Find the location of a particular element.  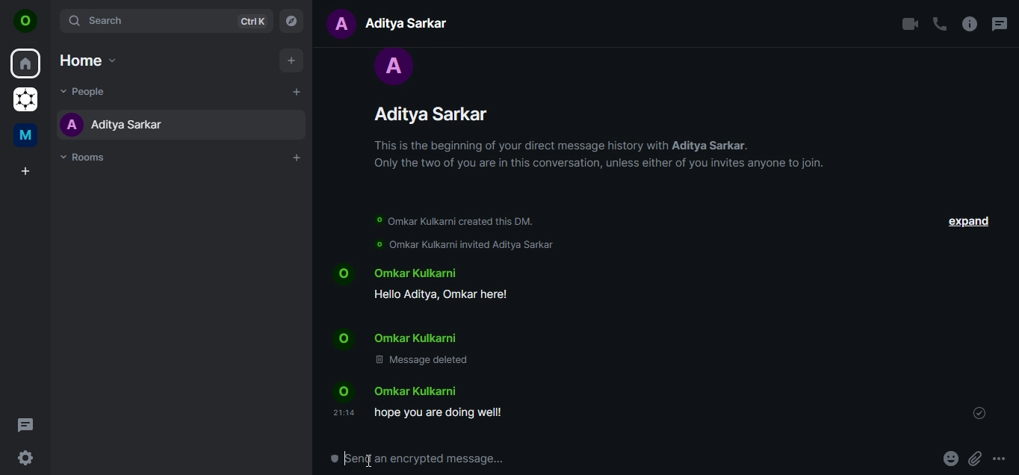

more is located at coordinates (1001, 458).